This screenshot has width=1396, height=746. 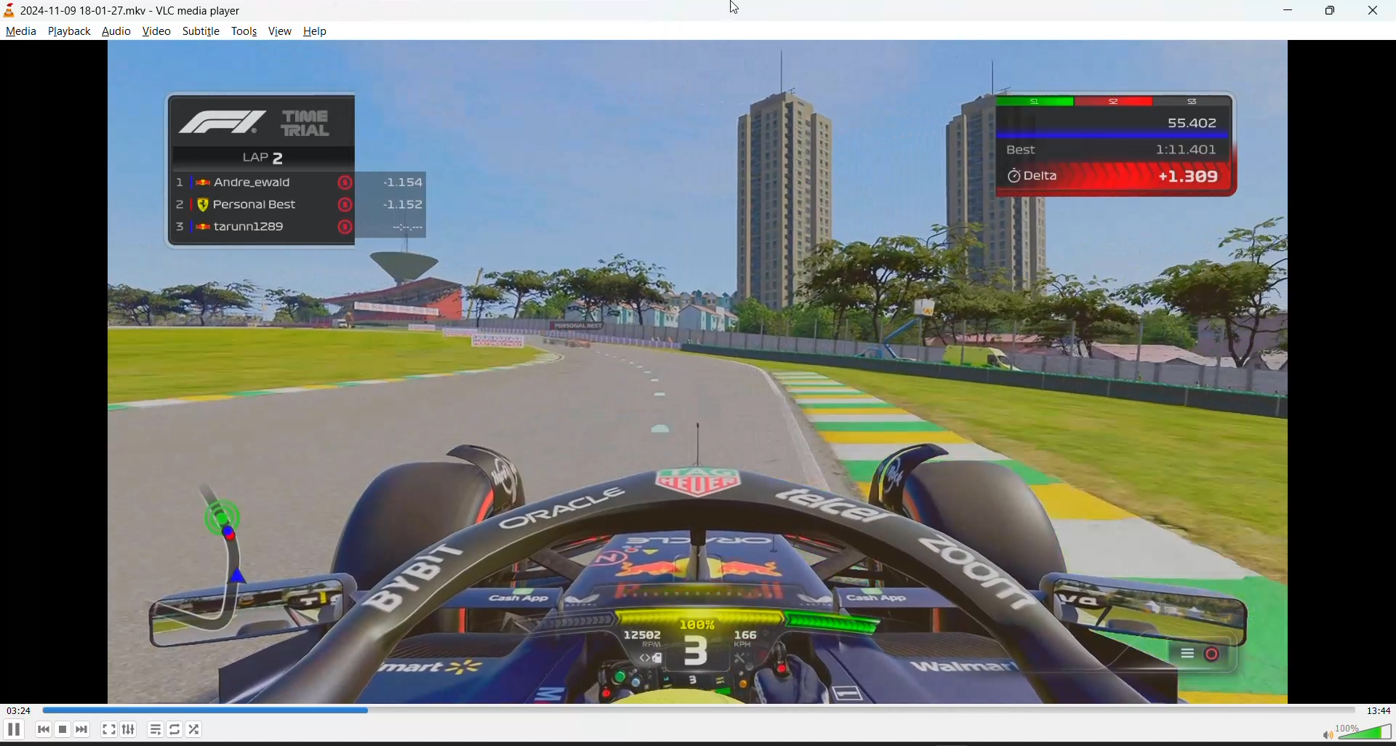 What do you see at coordinates (13, 729) in the screenshot?
I see `pause` at bounding box center [13, 729].